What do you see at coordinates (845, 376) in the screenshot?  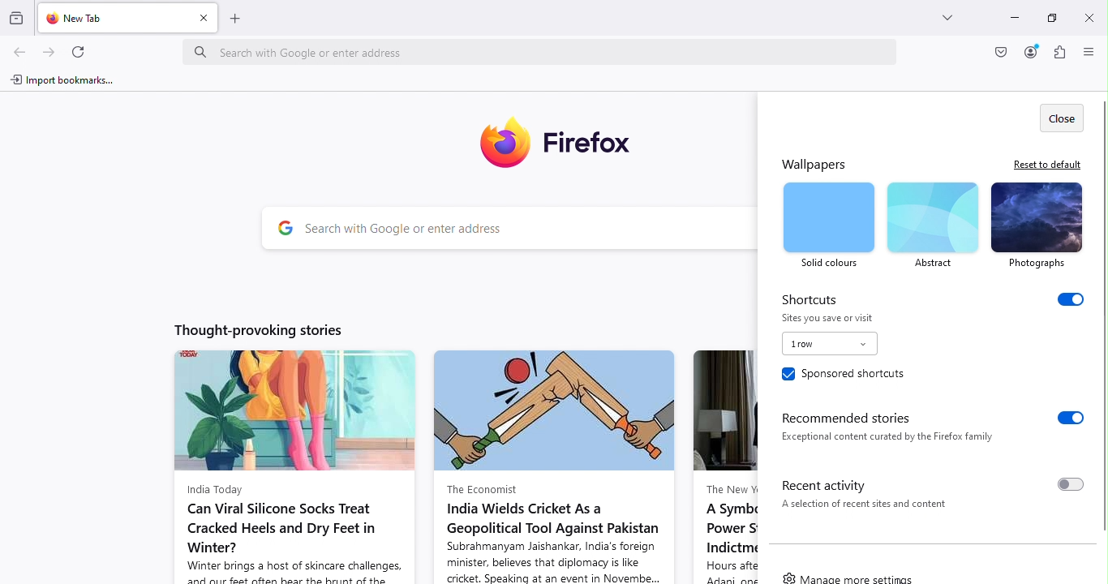 I see `Sponsored shortcuts` at bounding box center [845, 376].